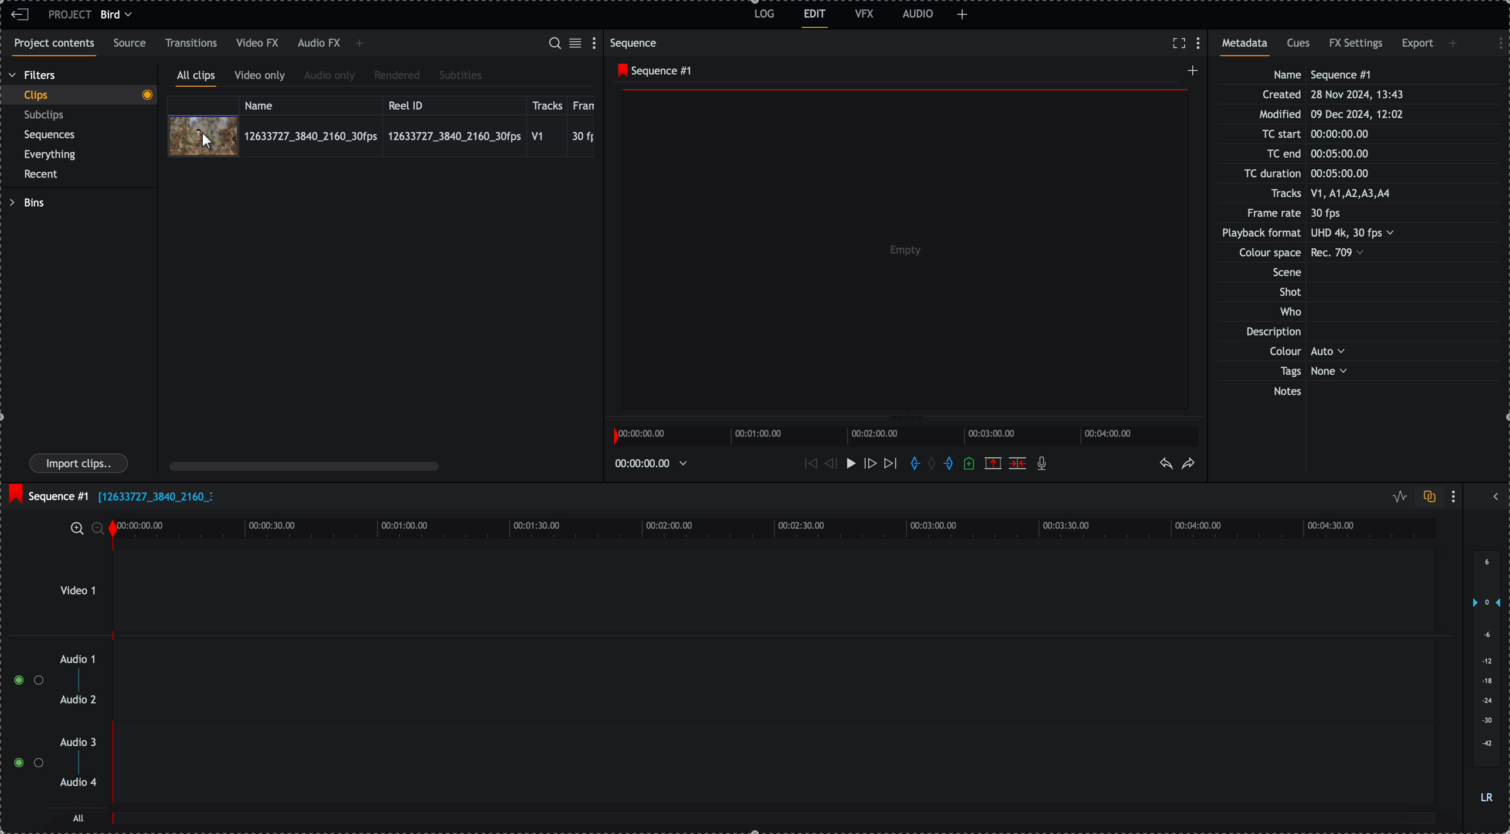 The width and height of the screenshot is (1510, 834). Describe the element at coordinates (48, 156) in the screenshot. I see `` at that location.